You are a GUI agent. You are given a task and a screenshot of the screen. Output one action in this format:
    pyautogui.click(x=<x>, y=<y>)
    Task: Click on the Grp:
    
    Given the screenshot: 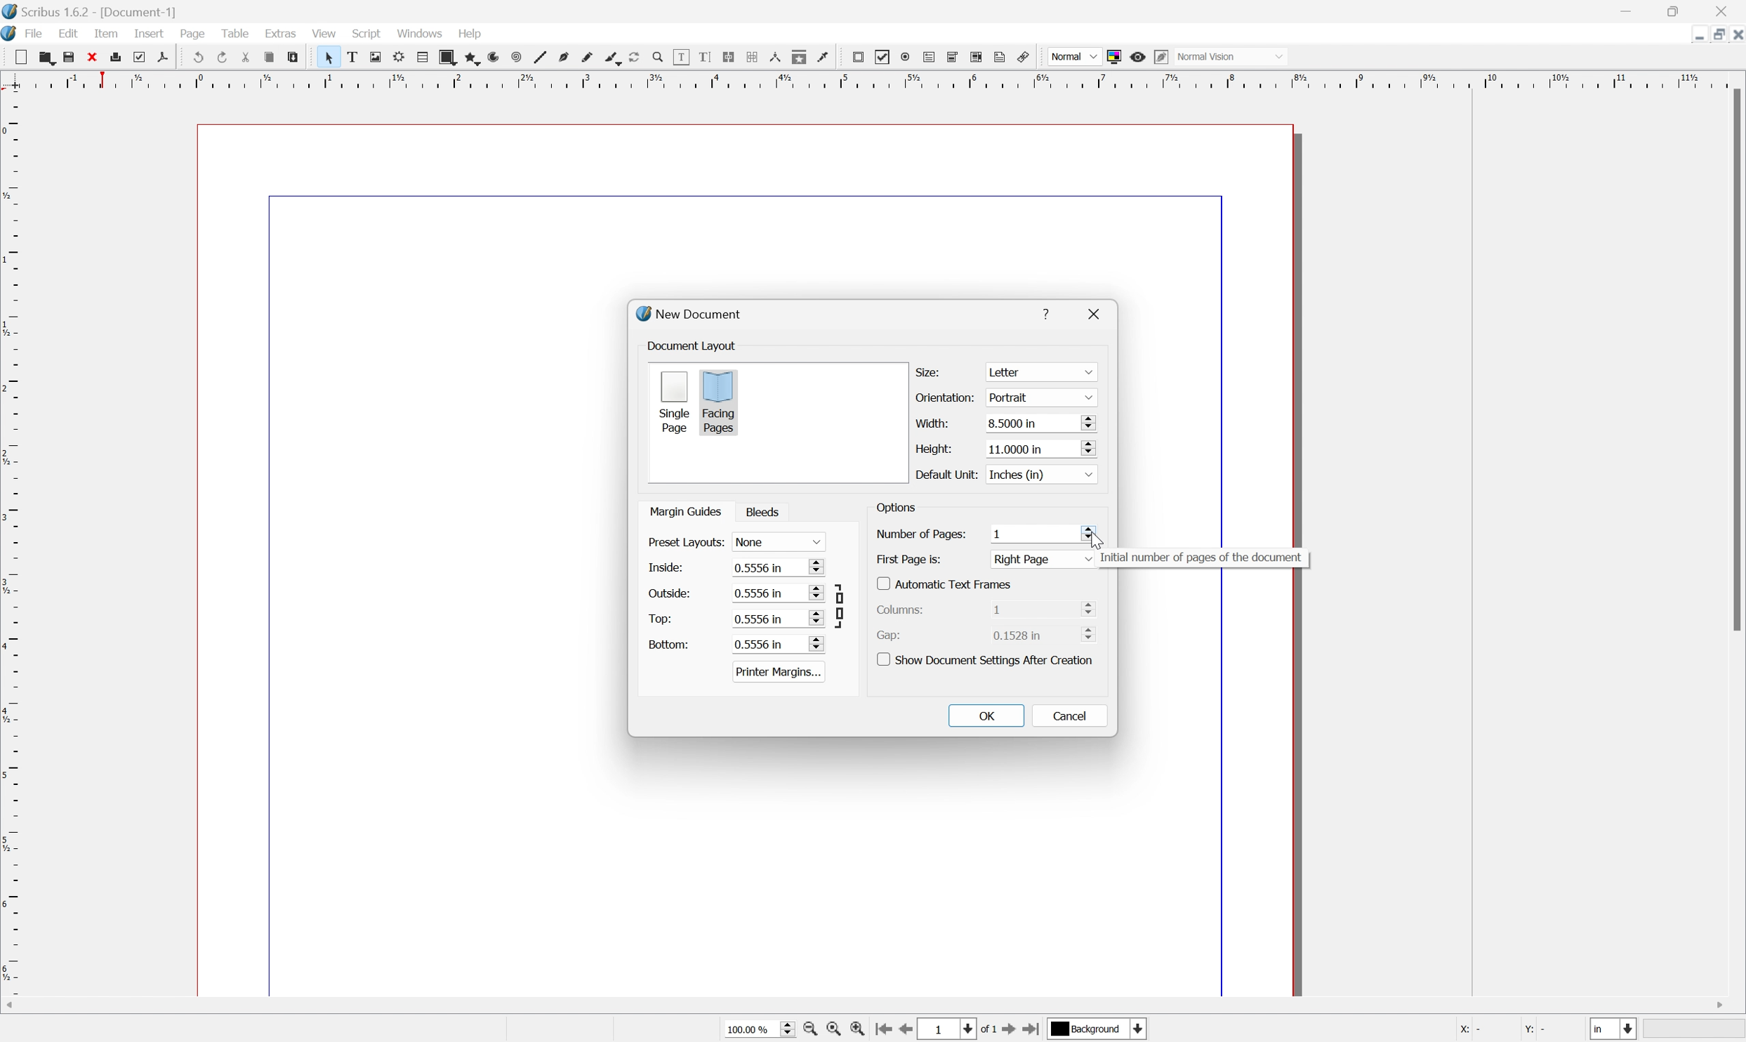 What is the action you would take?
    pyautogui.click(x=892, y=635)
    